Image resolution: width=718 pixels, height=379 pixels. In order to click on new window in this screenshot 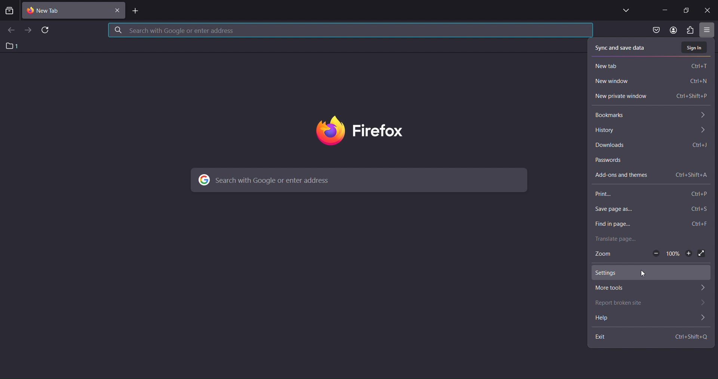, I will do `click(650, 80)`.